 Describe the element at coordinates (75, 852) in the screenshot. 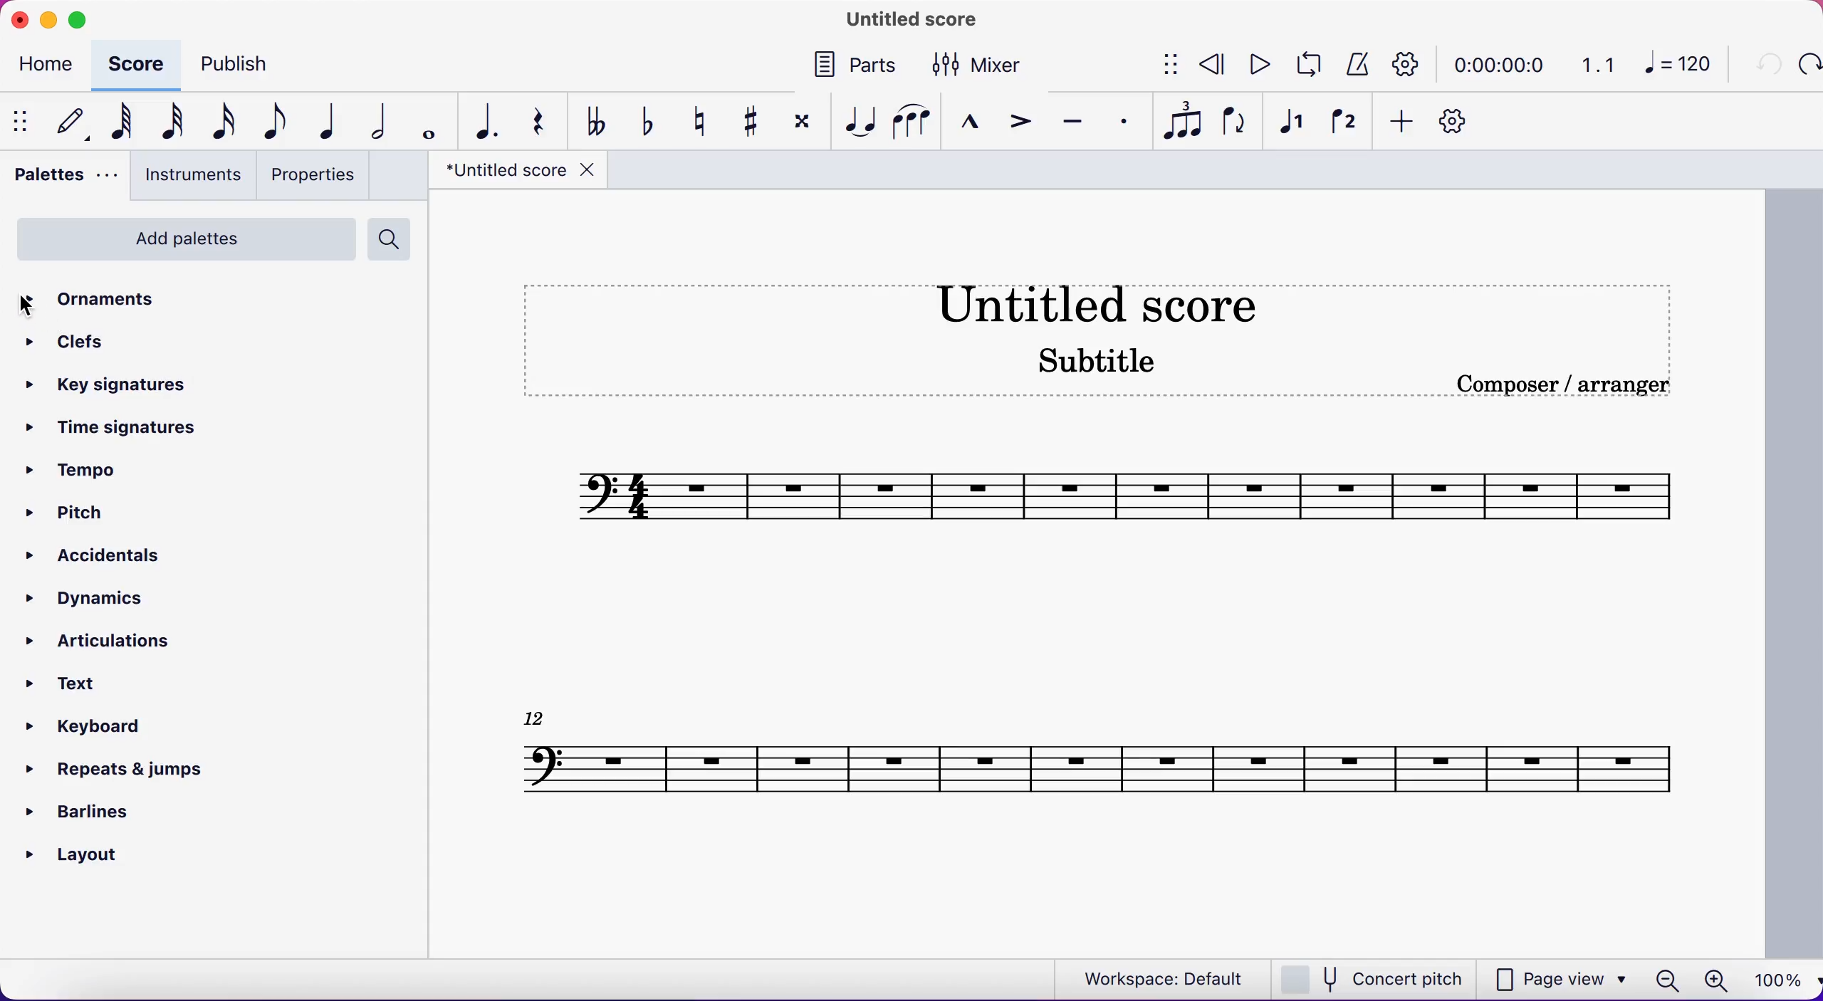

I see `layout` at that location.